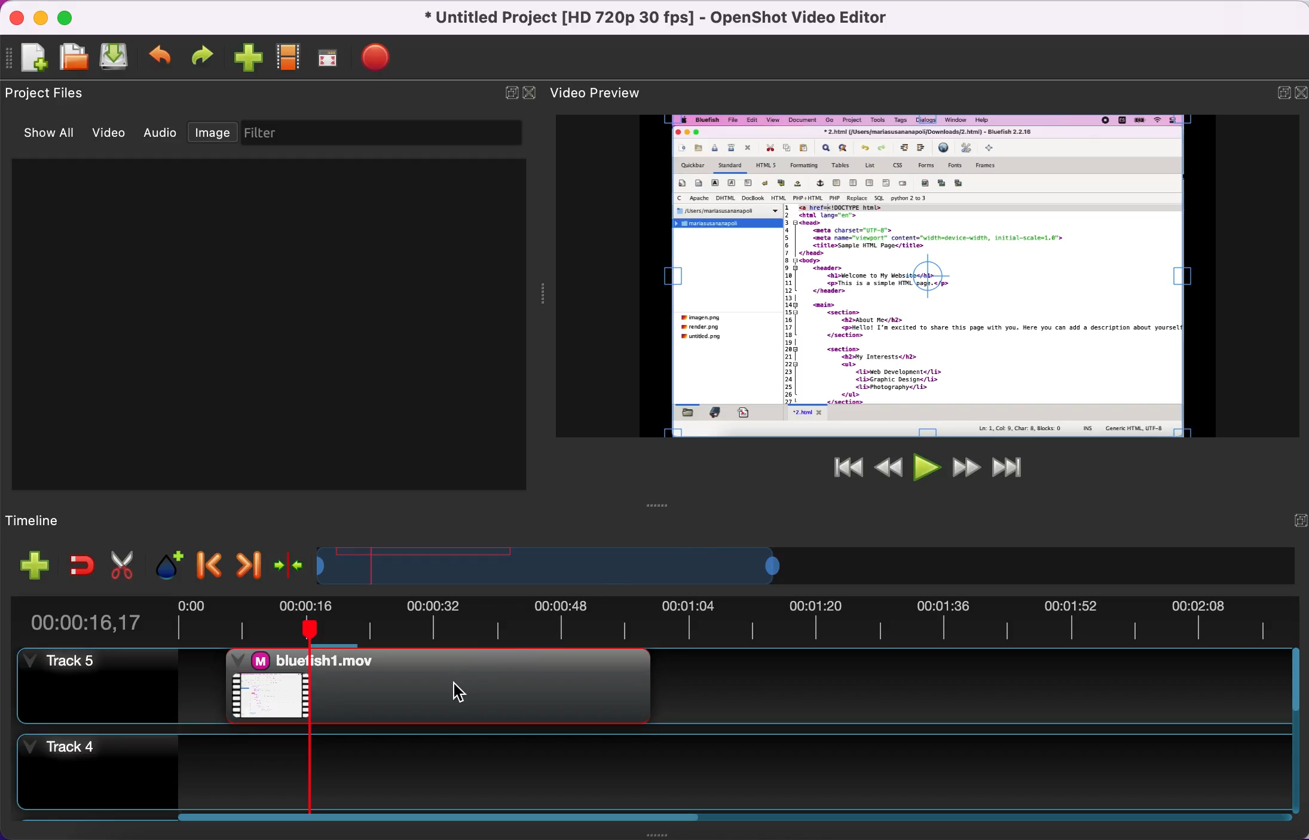 This screenshot has width=1309, height=840. Describe the element at coordinates (206, 56) in the screenshot. I see `redo` at that location.